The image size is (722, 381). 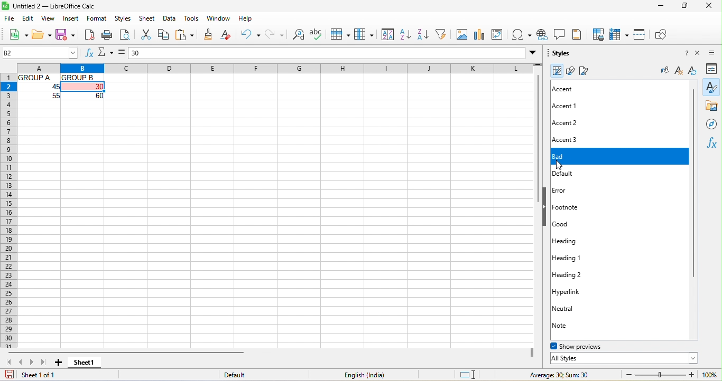 What do you see at coordinates (49, 376) in the screenshot?
I see `sheet 1 of 1` at bounding box center [49, 376].